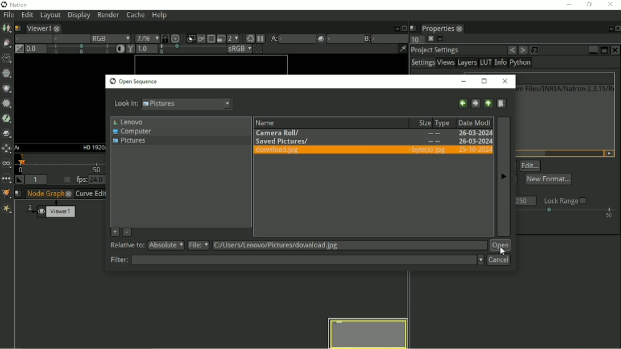 The height and width of the screenshot is (349, 621). I want to click on Layout, so click(50, 15).